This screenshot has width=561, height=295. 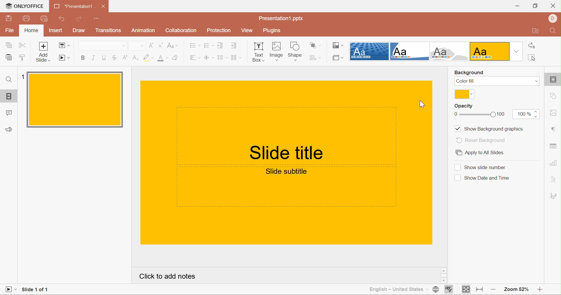 What do you see at coordinates (315, 57) in the screenshot?
I see `Align shape` at bounding box center [315, 57].